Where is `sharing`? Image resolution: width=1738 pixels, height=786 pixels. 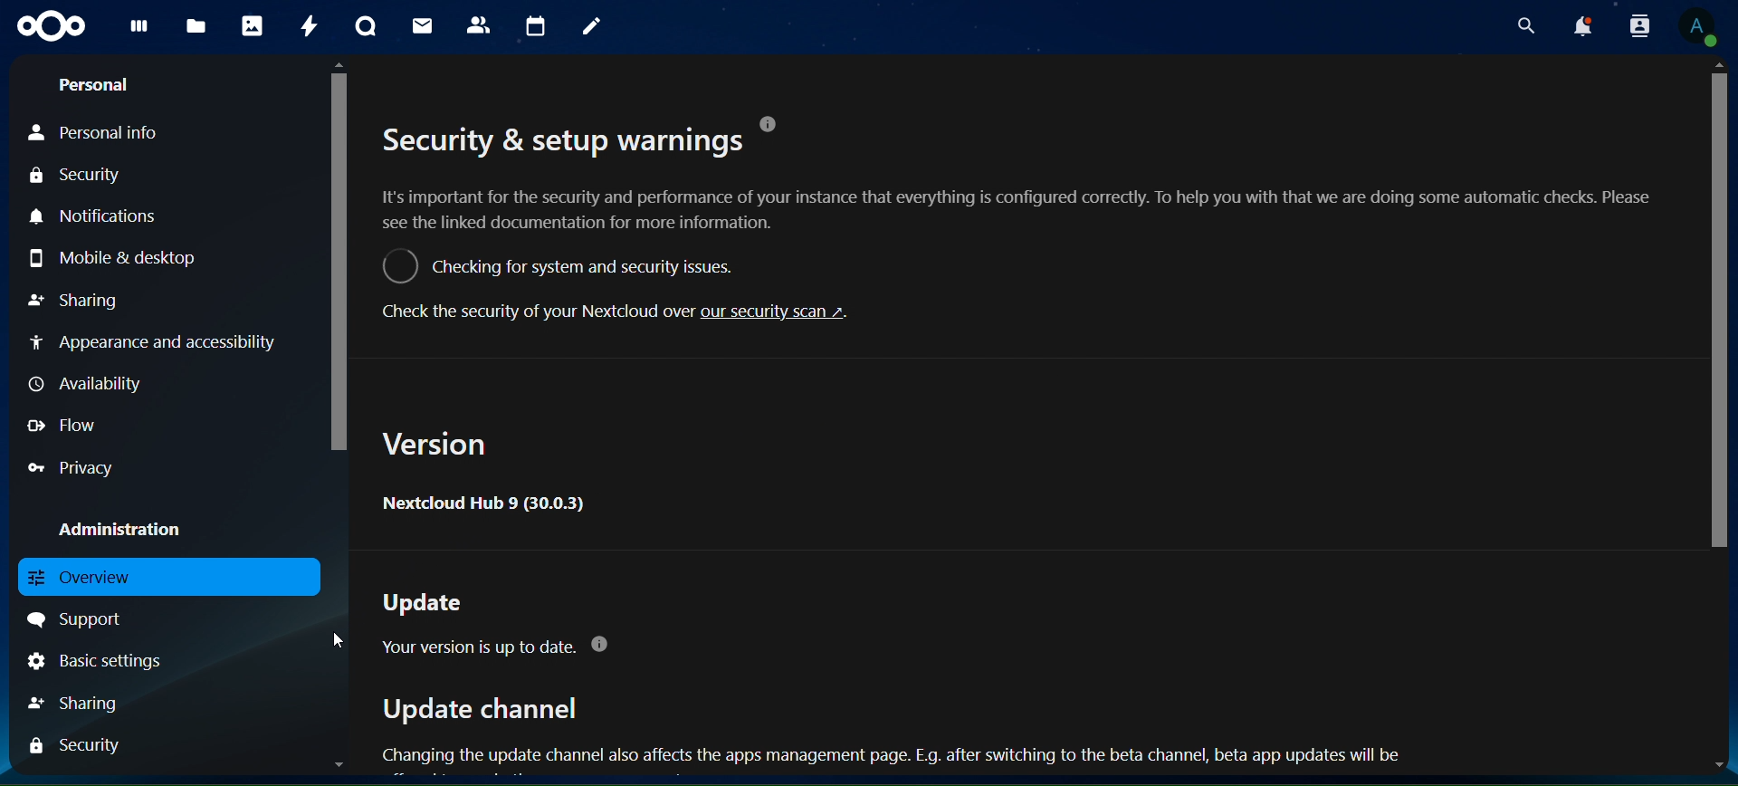
sharing is located at coordinates (70, 301).